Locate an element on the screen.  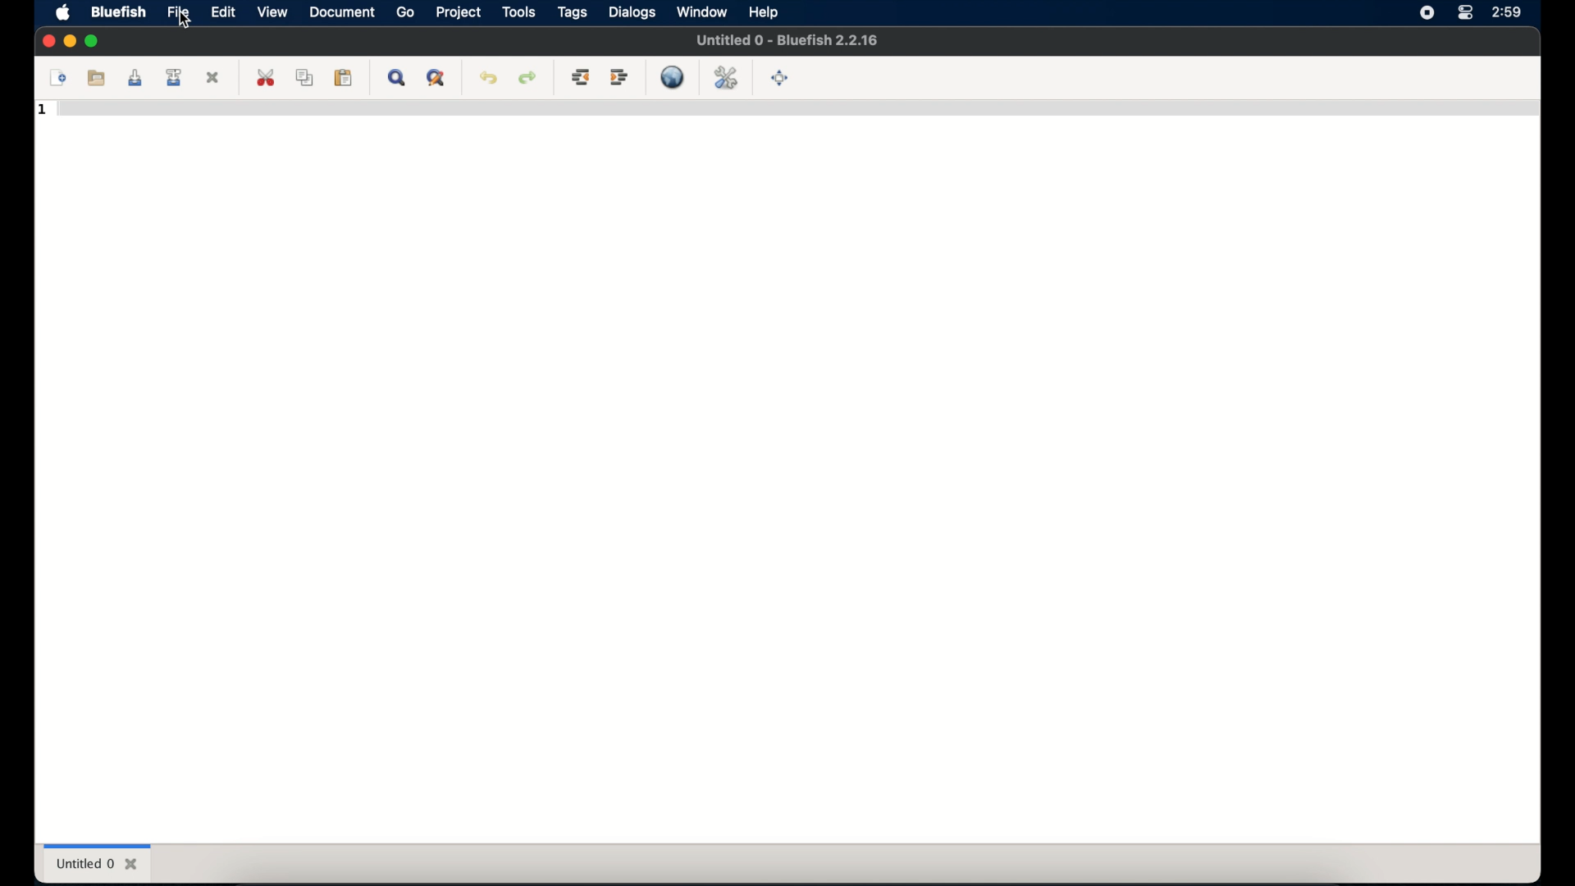
cut is located at coordinates (267, 77).